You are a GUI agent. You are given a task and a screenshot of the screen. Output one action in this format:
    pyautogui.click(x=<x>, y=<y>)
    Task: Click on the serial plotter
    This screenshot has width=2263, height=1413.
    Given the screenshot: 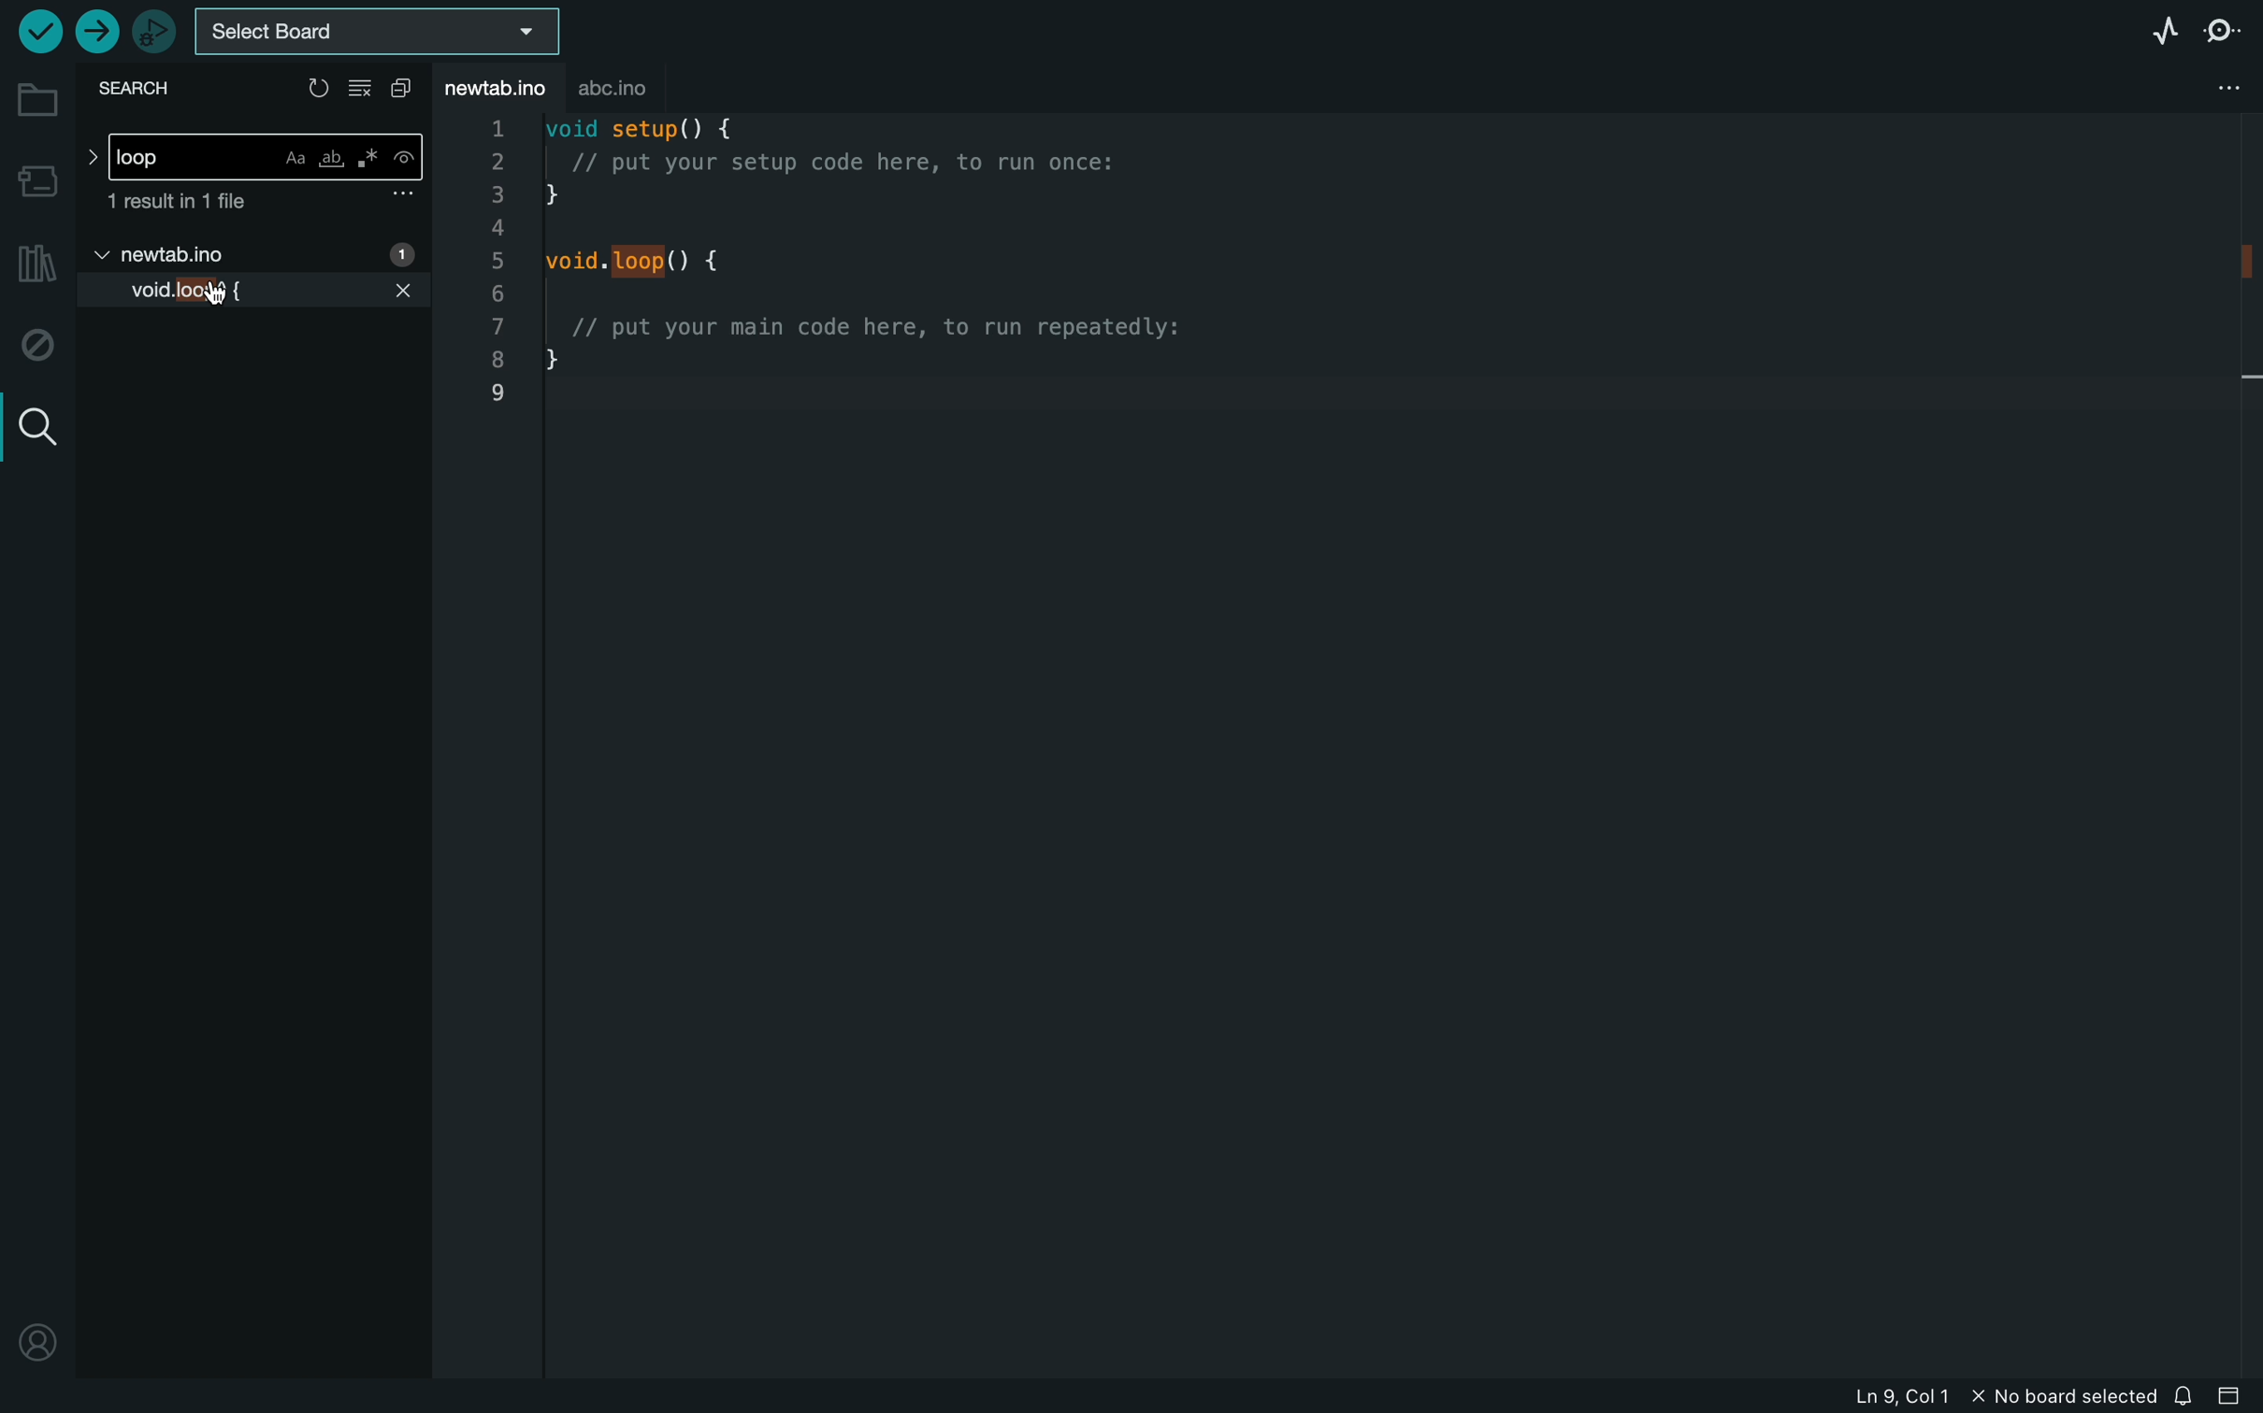 What is the action you would take?
    pyautogui.click(x=2140, y=28)
    